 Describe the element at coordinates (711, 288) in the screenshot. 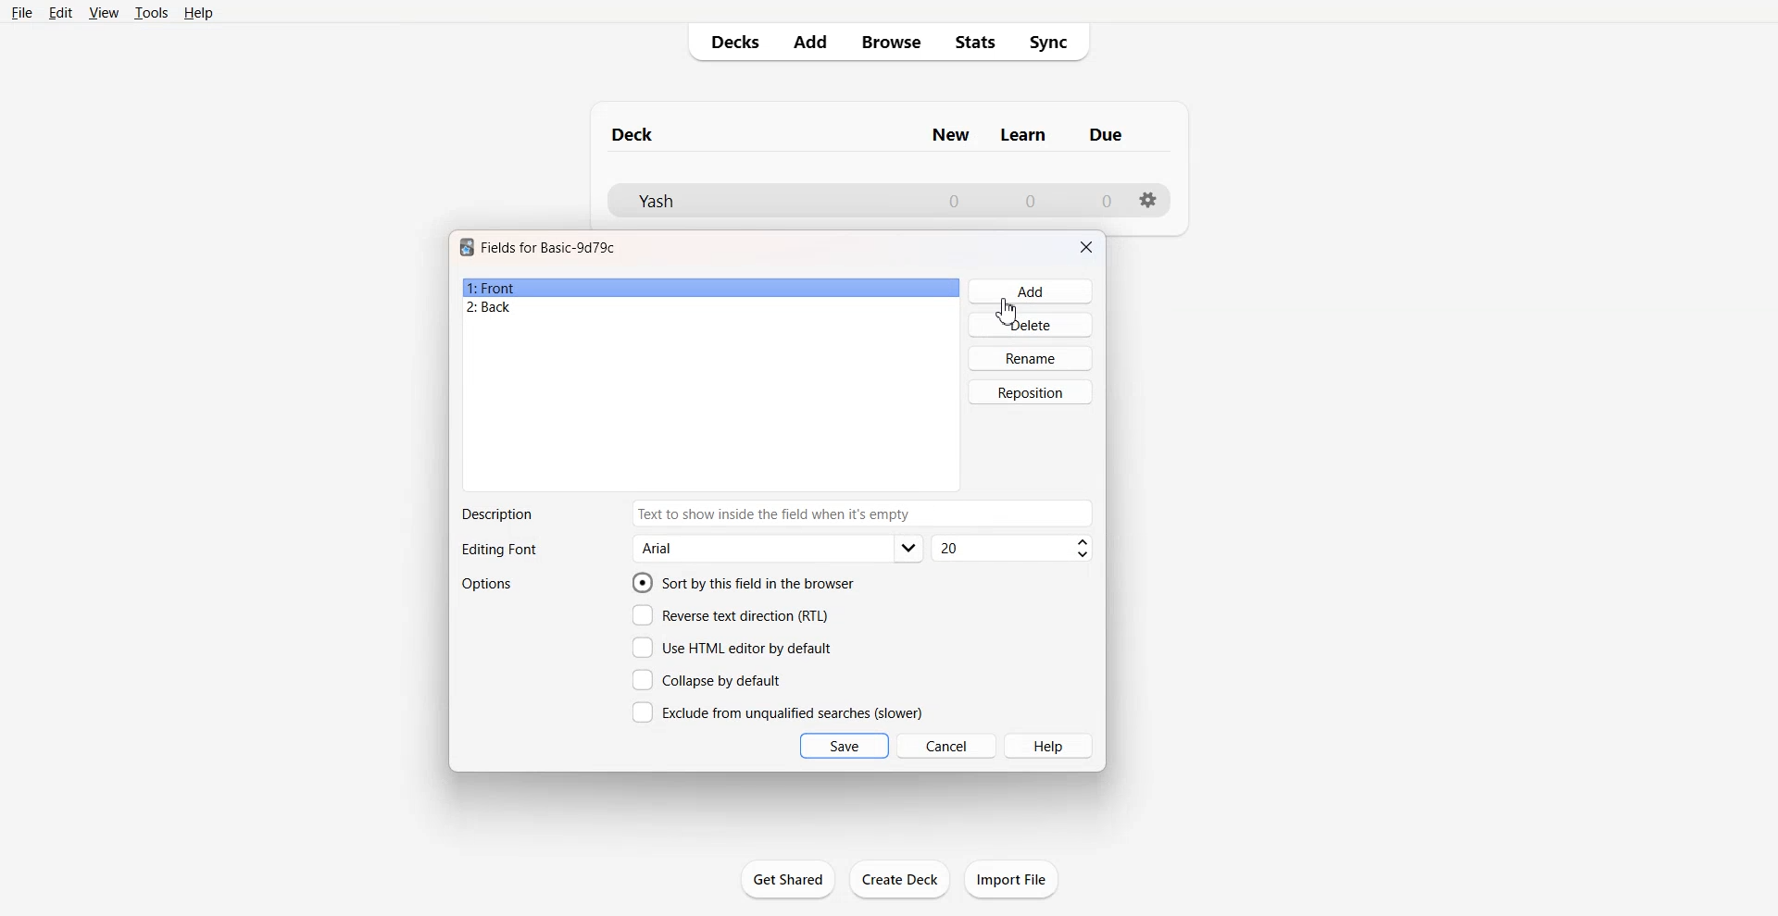

I see `Front` at that location.